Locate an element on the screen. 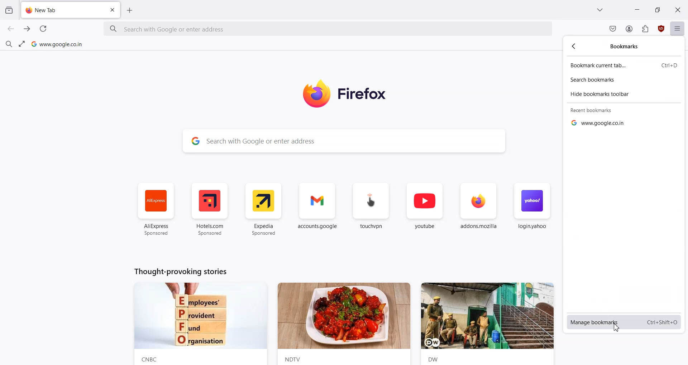  login.yahoo is located at coordinates (531, 210).